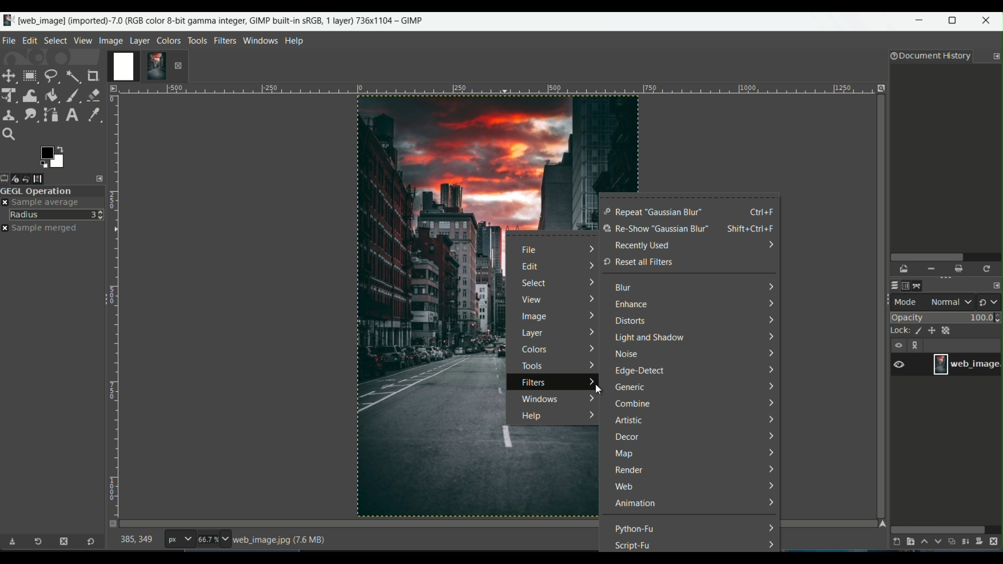 This screenshot has width=1003, height=564. Describe the element at coordinates (982, 542) in the screenshot. I see `add a mask` at that location.